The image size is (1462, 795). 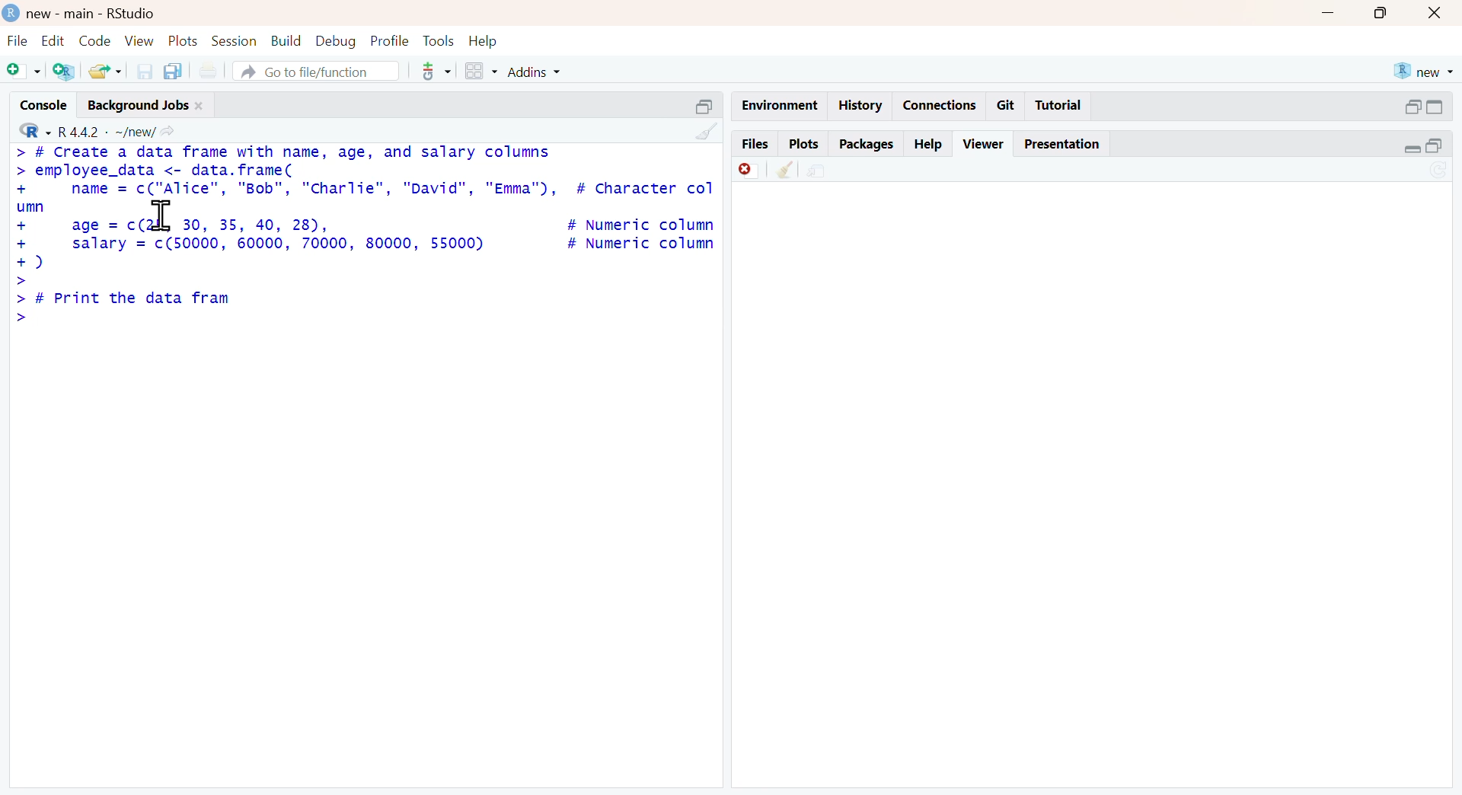 I want to click on Profile, so click(x=389, y=41).